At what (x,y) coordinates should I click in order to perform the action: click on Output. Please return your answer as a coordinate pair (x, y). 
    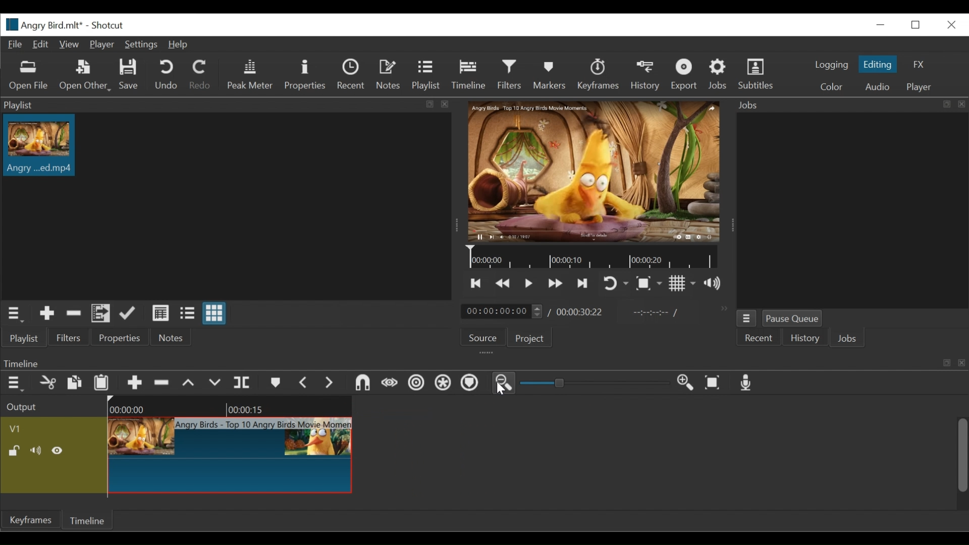
    Looking at the image, I should click on (24, 406).